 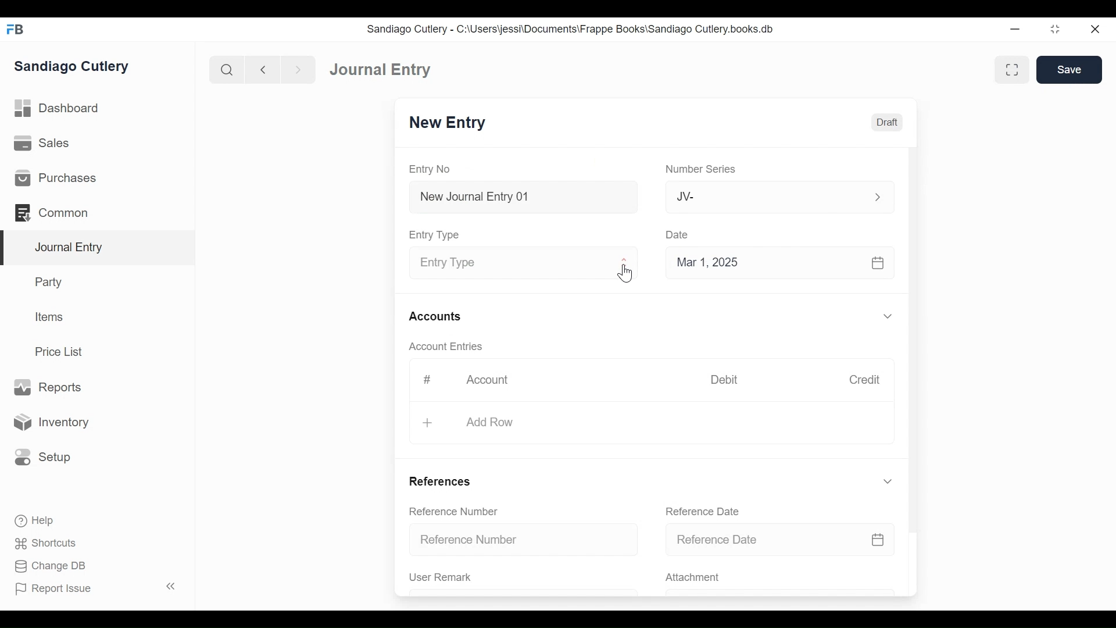 I want to click on Account, so click(x=487, y=380).